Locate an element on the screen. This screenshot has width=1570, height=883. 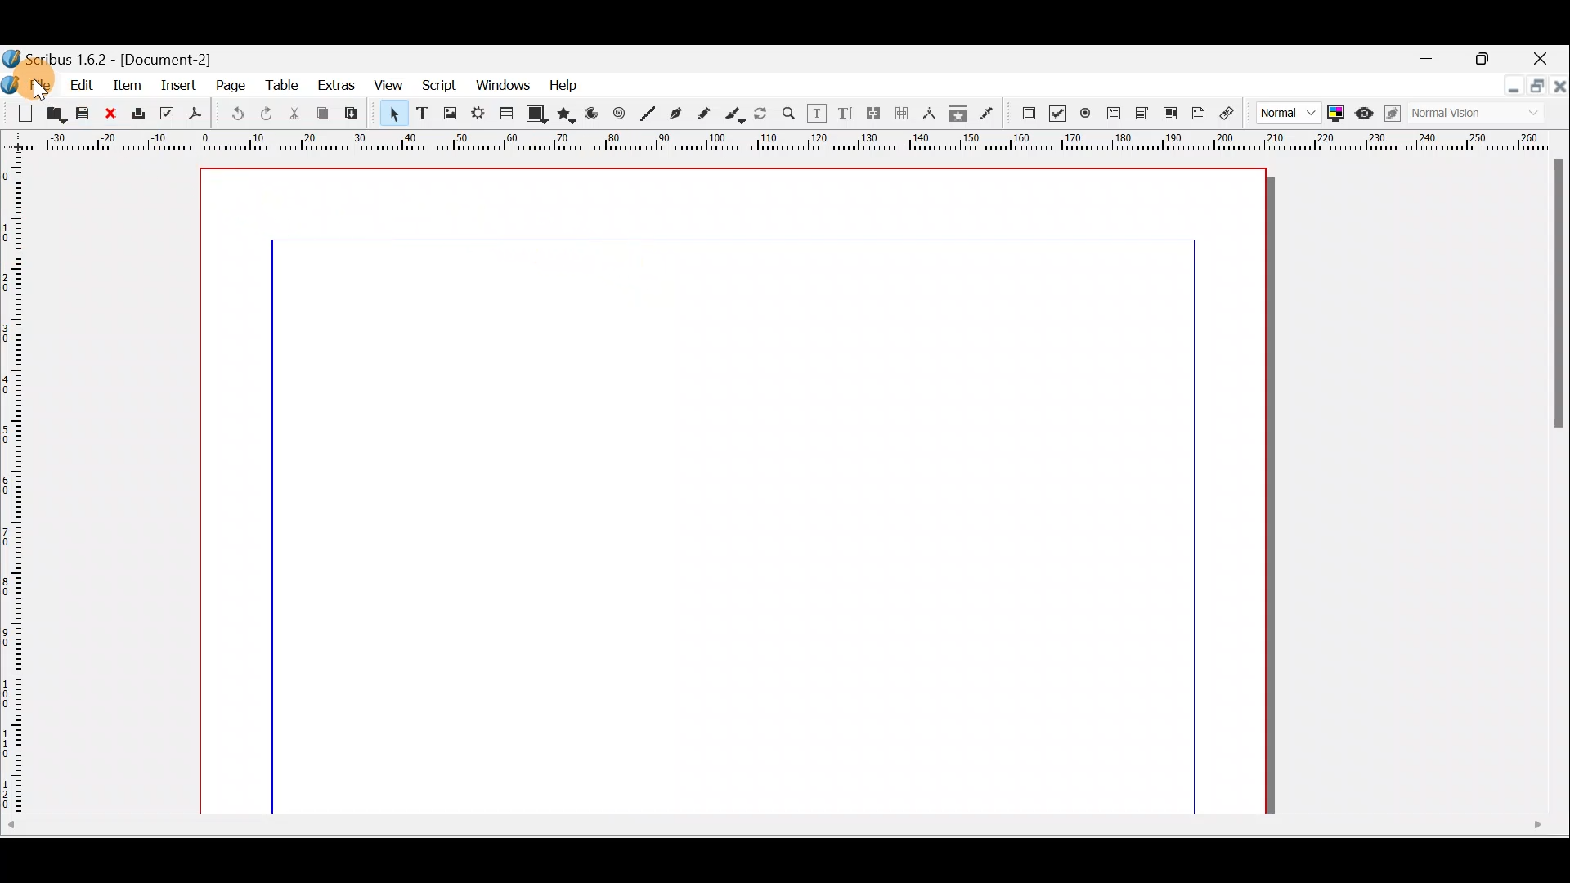
Canvas is located at coordinates (747, 490).